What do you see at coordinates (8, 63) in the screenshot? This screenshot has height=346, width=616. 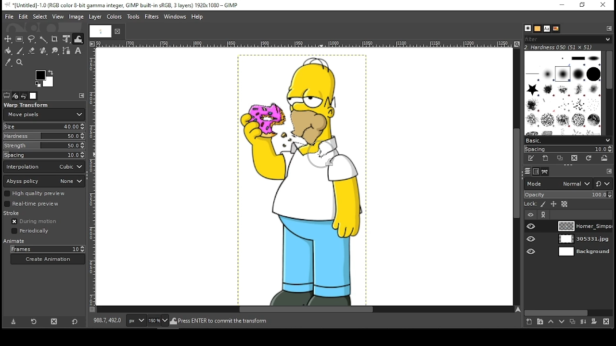 I see `color picker tool` at bounding box center [8, 63].